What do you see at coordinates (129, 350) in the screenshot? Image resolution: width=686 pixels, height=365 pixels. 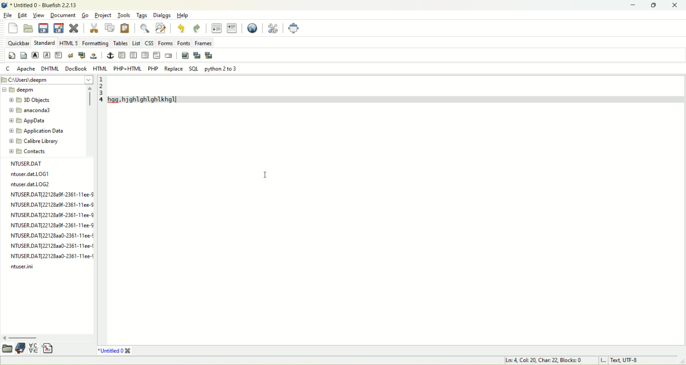 I see `close` at bounding box center [129, 350].